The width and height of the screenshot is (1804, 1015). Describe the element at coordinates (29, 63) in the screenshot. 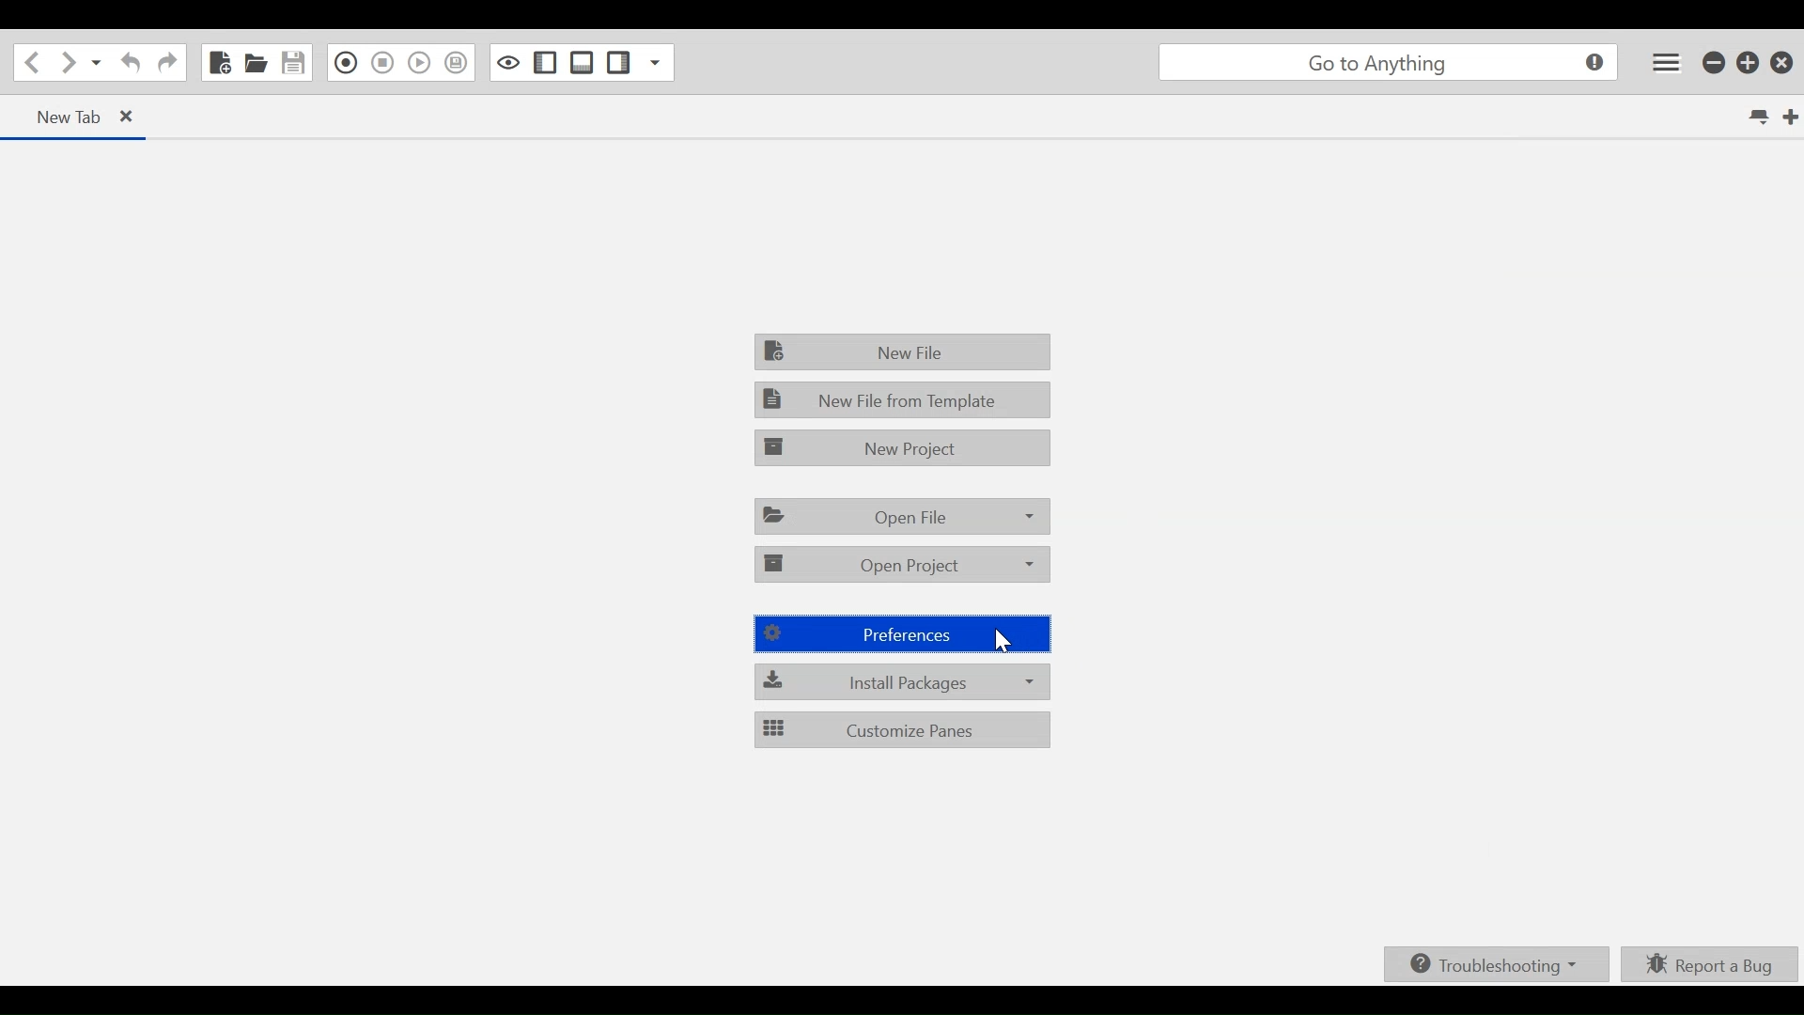

I see `Go back one location` at that location.